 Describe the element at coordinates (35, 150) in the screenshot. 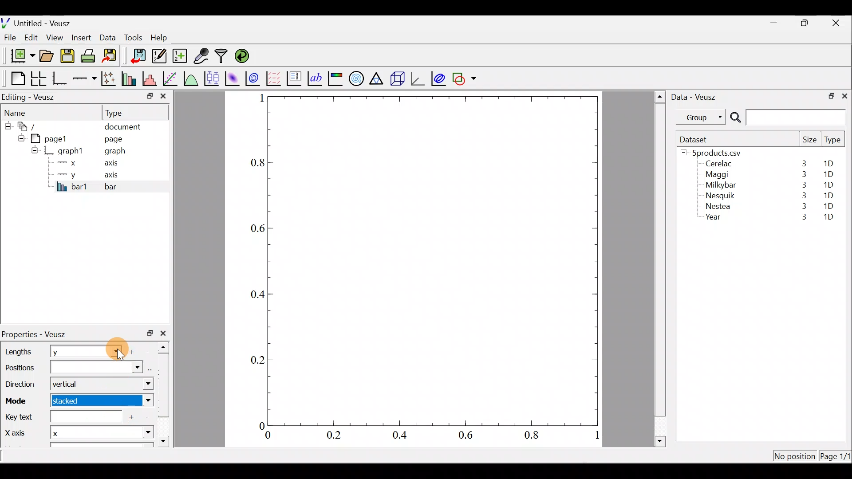

I see `hide` at that location.